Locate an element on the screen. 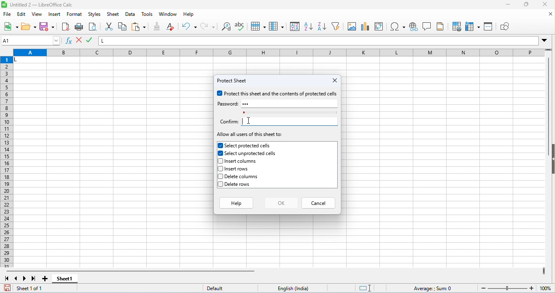 The width and height of the screenshot is (555, 293). protect this sheet and the contents of protected cells is located at coordinates (277, 94).